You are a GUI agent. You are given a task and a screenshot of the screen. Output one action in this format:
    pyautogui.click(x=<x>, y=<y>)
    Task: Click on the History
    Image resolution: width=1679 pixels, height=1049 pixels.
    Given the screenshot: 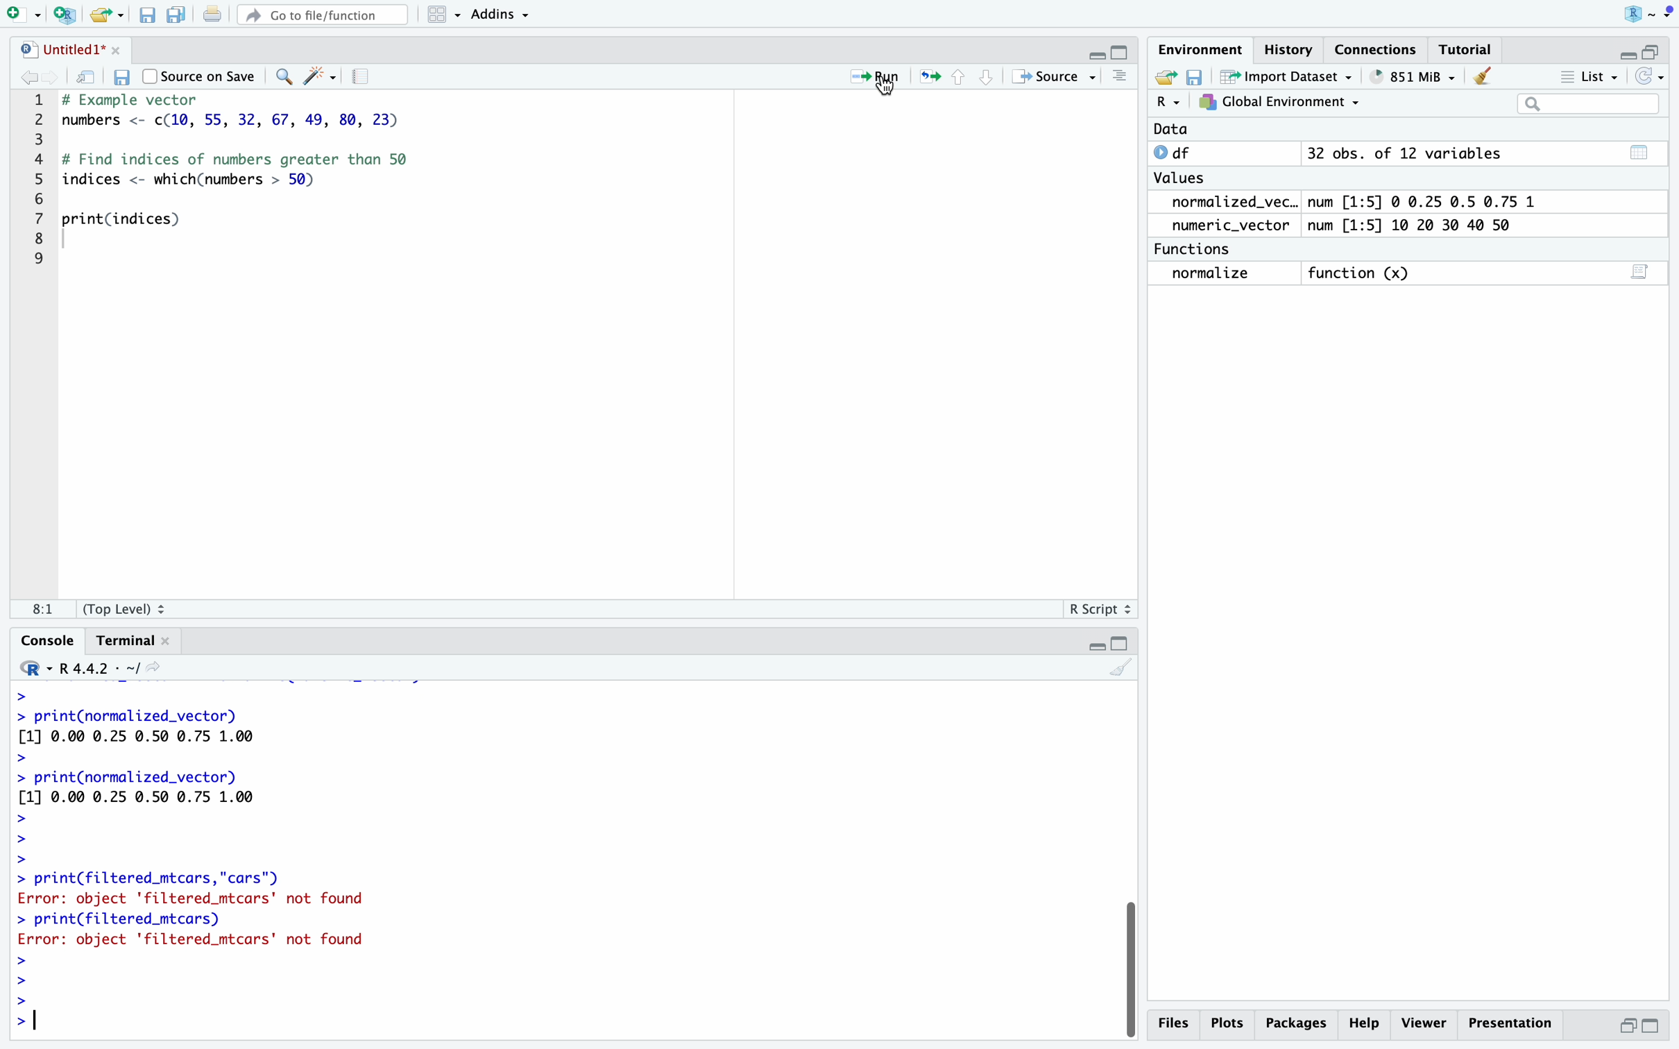 What is the action you would take?
    pyautogui.click(x=1290, y=49)
    